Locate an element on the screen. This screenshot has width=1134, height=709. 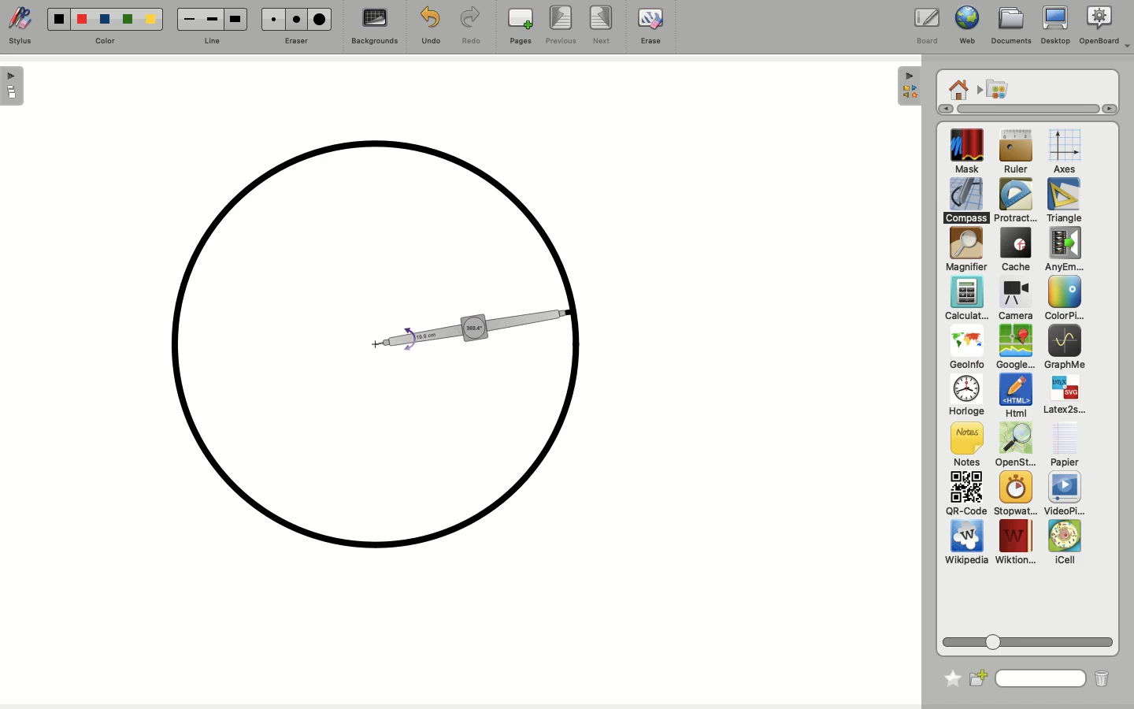
Documents is located at coordinates (1011, 26).